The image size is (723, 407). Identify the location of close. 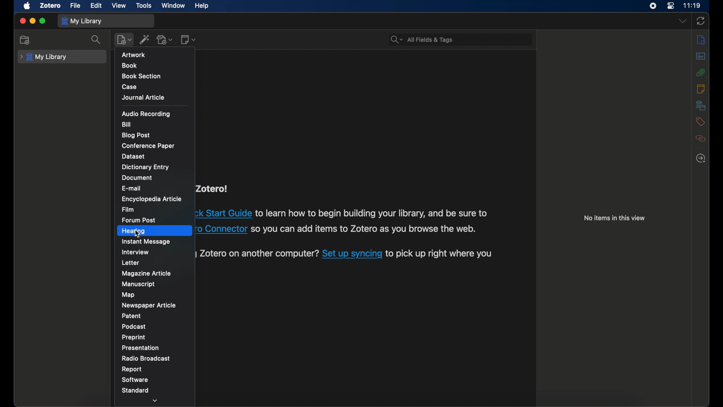
(23, 21).